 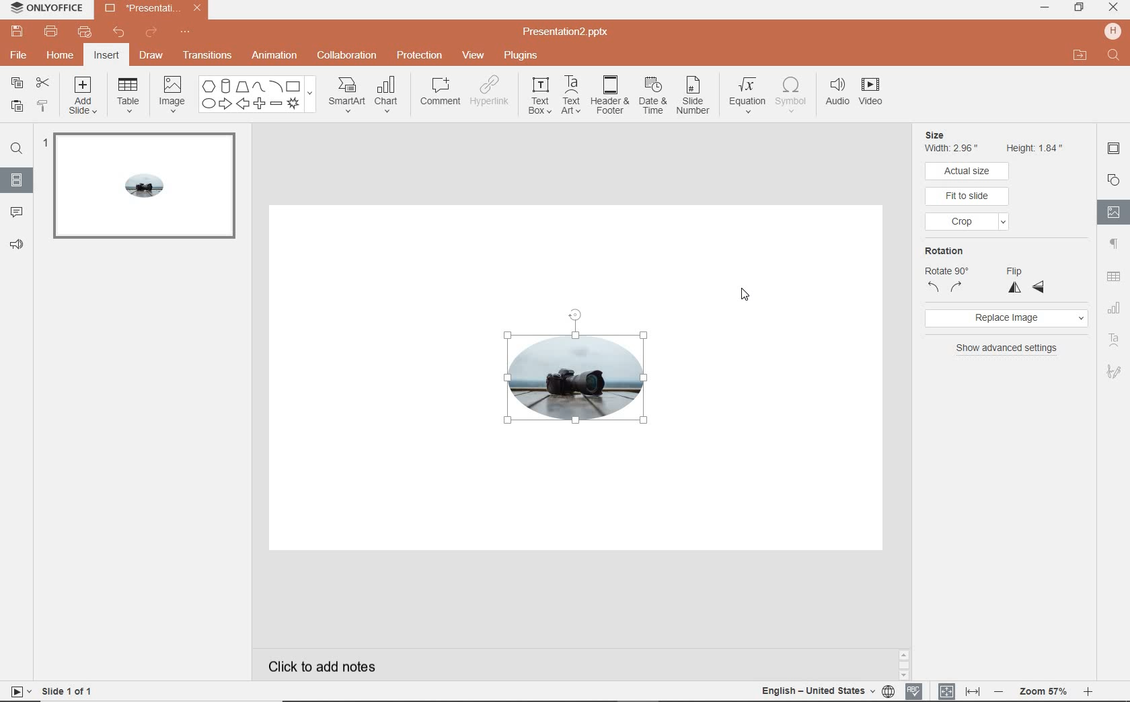 What do you see at coordinates (16, 180) in the screenshot?
I see `slides` at bounding box center [16, 180].